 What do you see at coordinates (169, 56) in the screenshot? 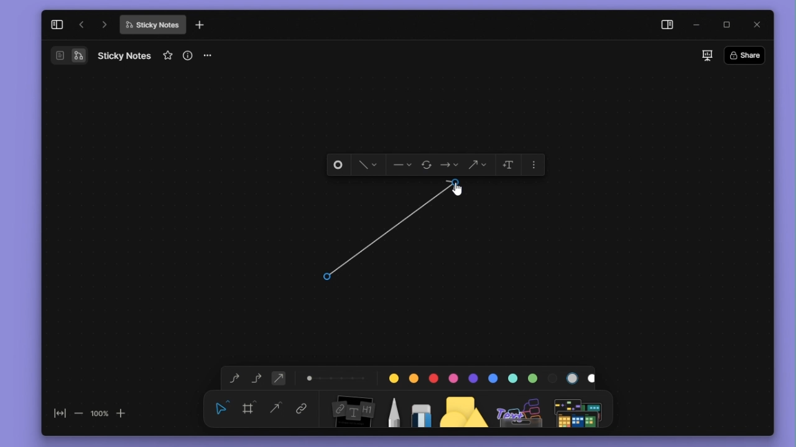
I see `favourite` at bounding box center [169, 56].